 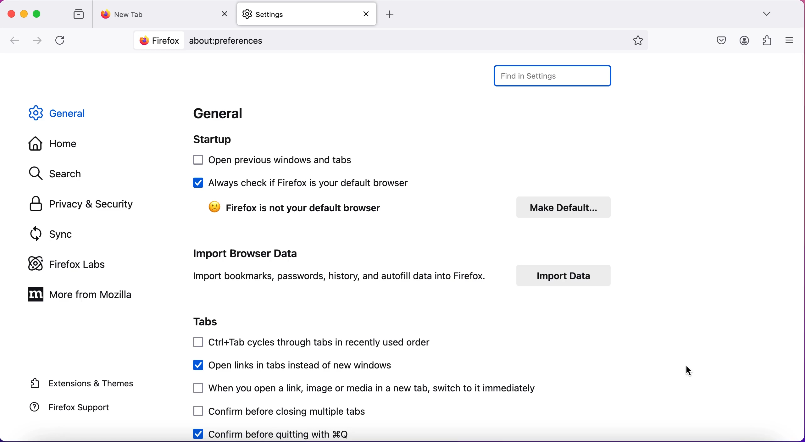 What do you see at coordinates (687, 367) in the screenshot?
I see `cursor` at bounding box center [687, 367].